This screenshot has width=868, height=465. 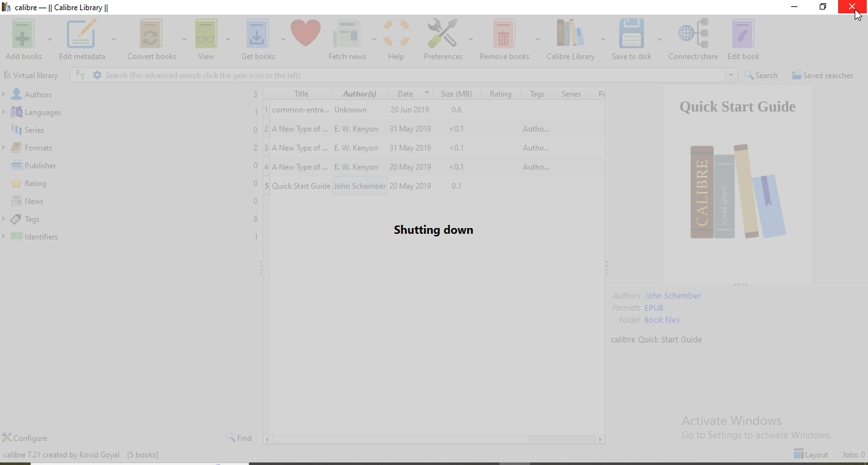 What do you see at coordinates (853, 455) in the screenshot?
I see `Jobs: 0` at bounding box center [853, 455].